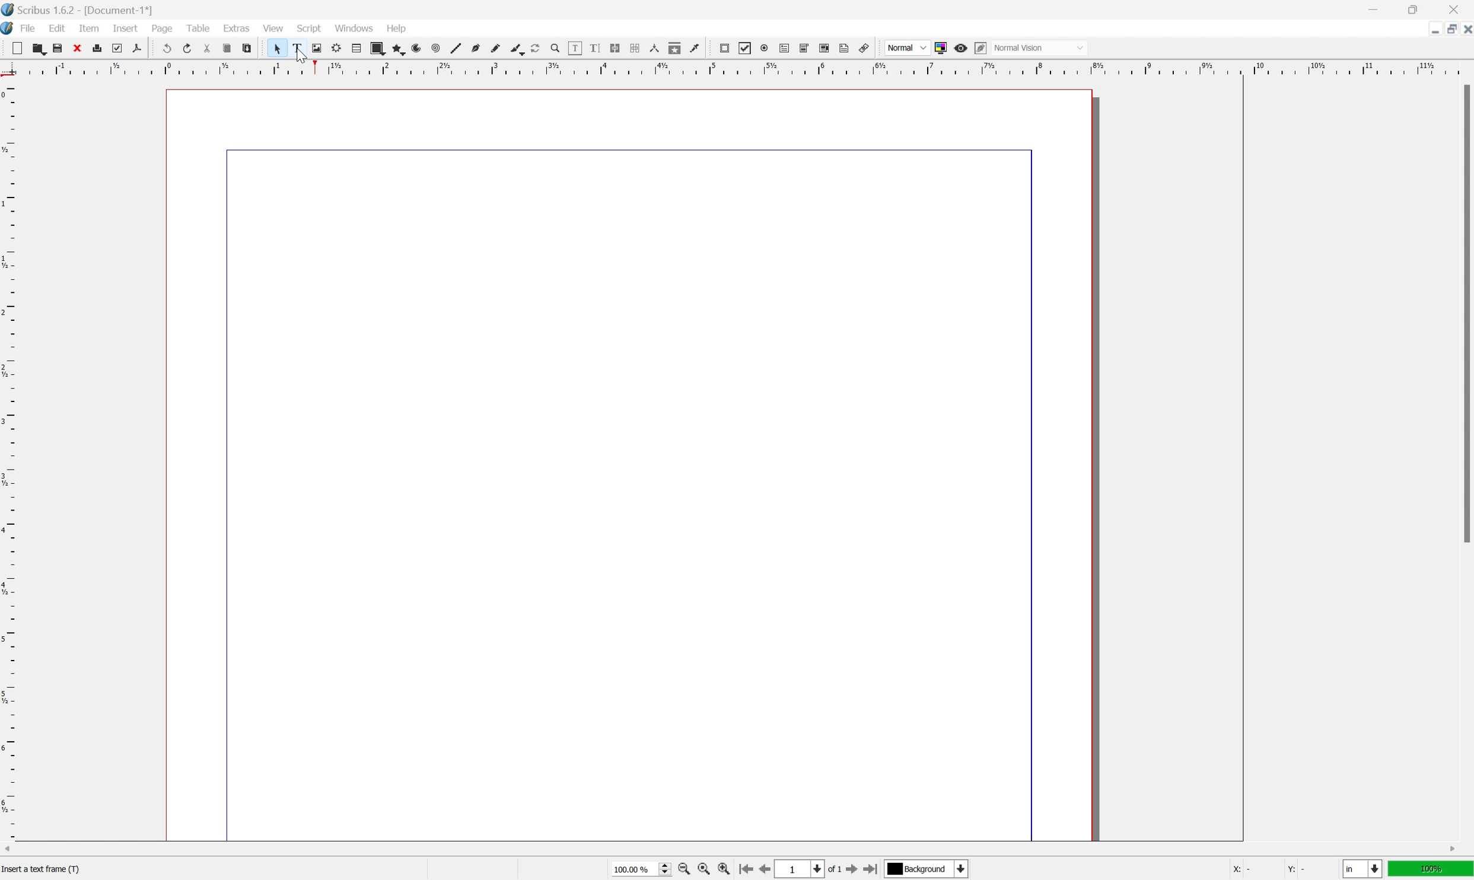  Describe the element at coordinates (701, 870) in the screenshot. I see `zoom to 100%` at that location.